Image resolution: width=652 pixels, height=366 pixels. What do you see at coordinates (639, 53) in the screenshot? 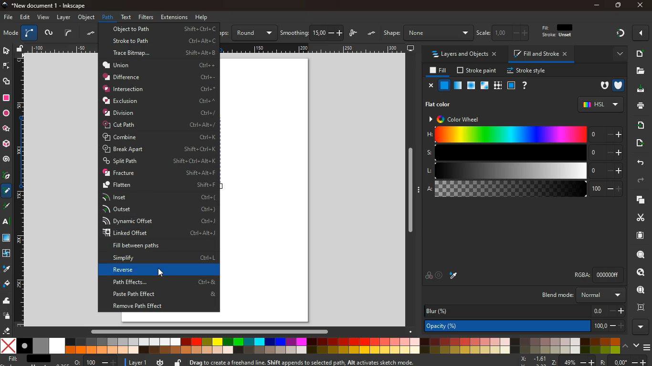
I see `document` at bounding box center [639, 53].